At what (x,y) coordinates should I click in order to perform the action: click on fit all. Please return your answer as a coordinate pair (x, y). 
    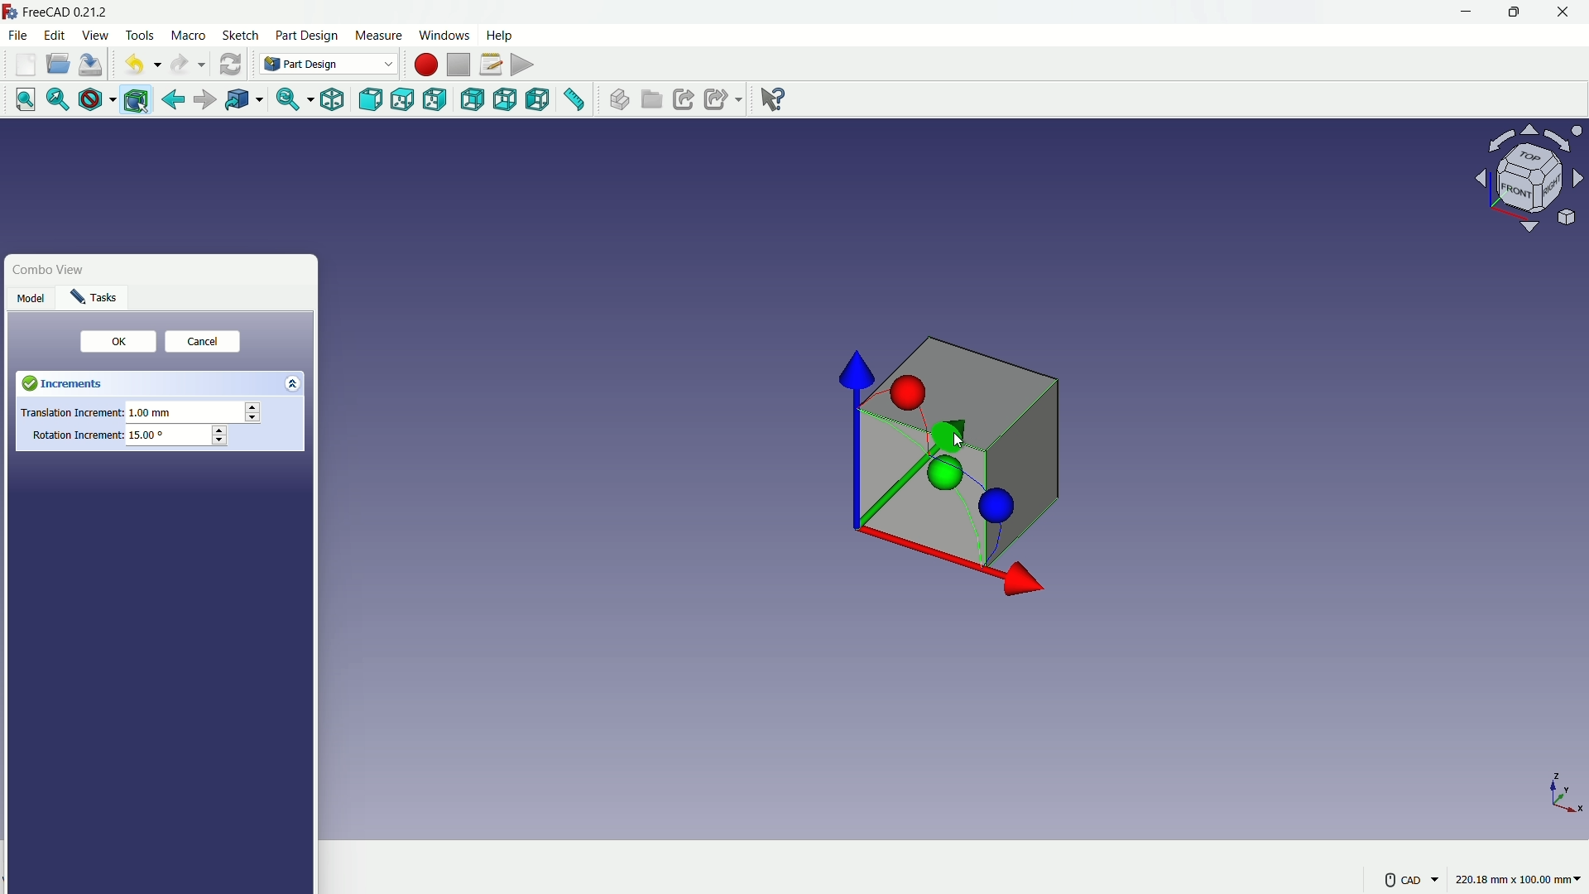
    Looking at the image, I should click on (20, 99).